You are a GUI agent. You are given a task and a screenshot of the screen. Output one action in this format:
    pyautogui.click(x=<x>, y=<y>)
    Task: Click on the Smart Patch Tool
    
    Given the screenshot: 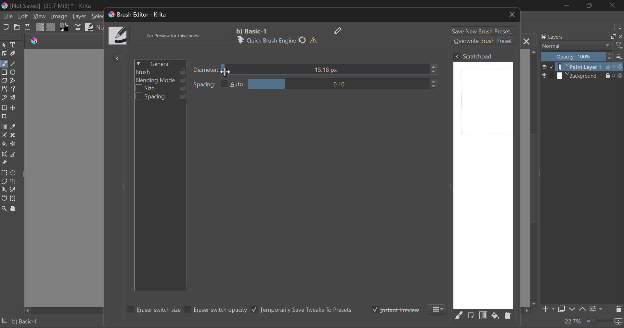 What is the action you would take?
    pyautogui.click(x=13, y=135)
    